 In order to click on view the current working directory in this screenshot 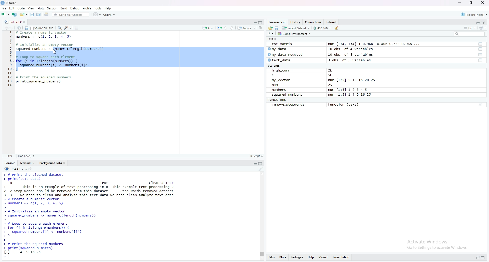, I will do `click(31, 168)`.